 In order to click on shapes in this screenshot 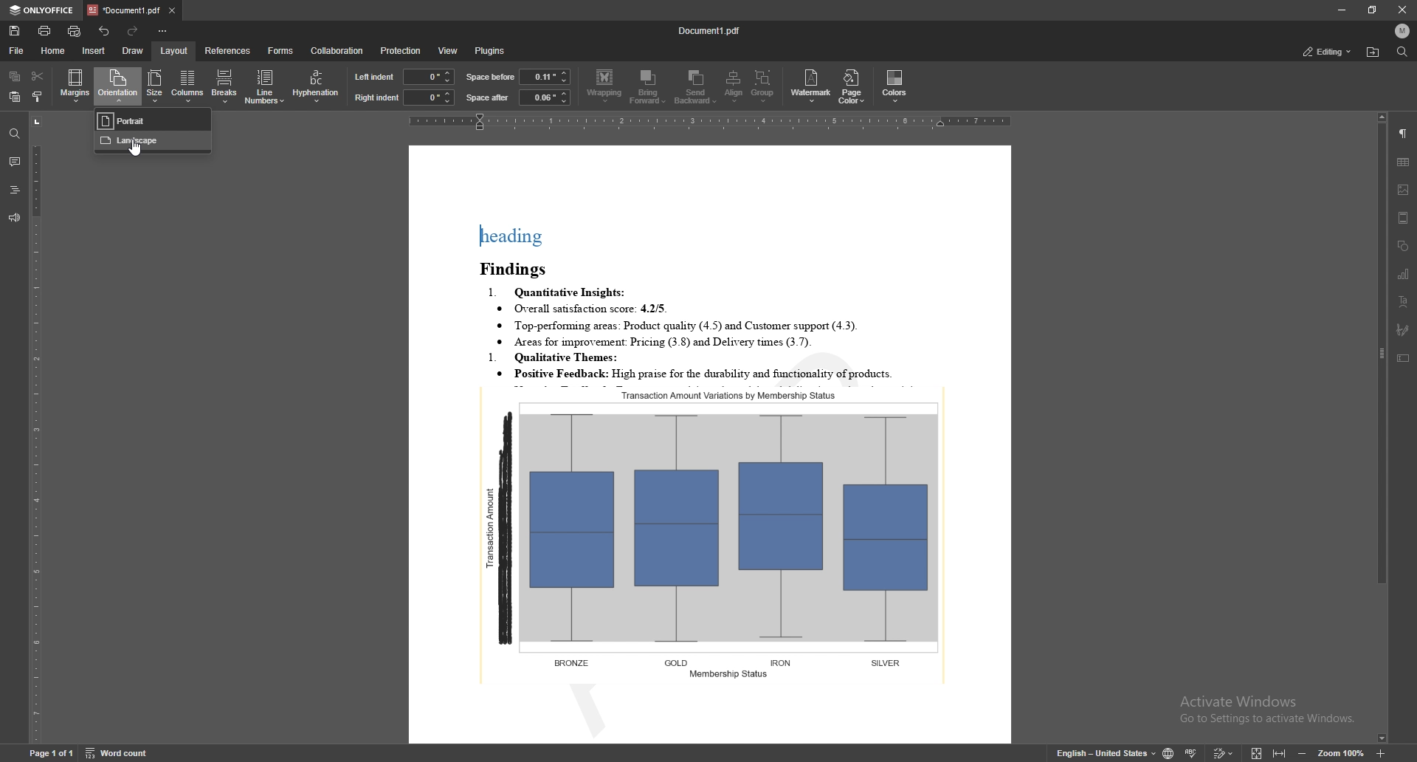, I will do `click(1403, 246)`.